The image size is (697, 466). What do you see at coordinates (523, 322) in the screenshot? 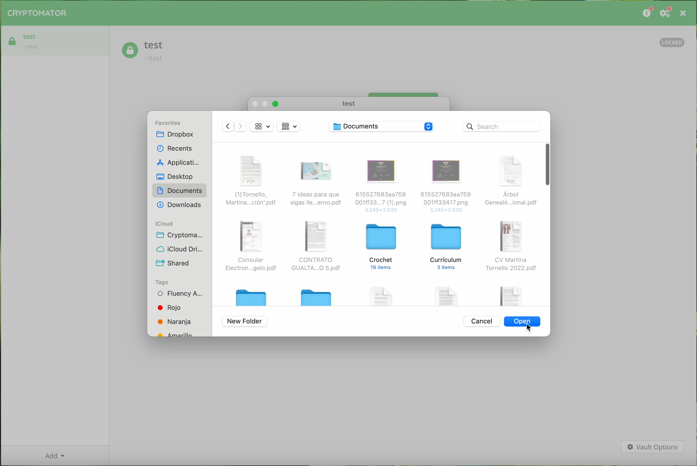
I see `open ` at bounding box center [523, 322].